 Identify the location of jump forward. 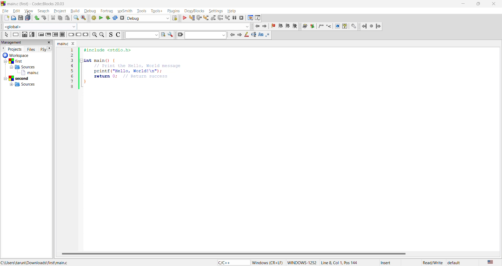
(265, 26).